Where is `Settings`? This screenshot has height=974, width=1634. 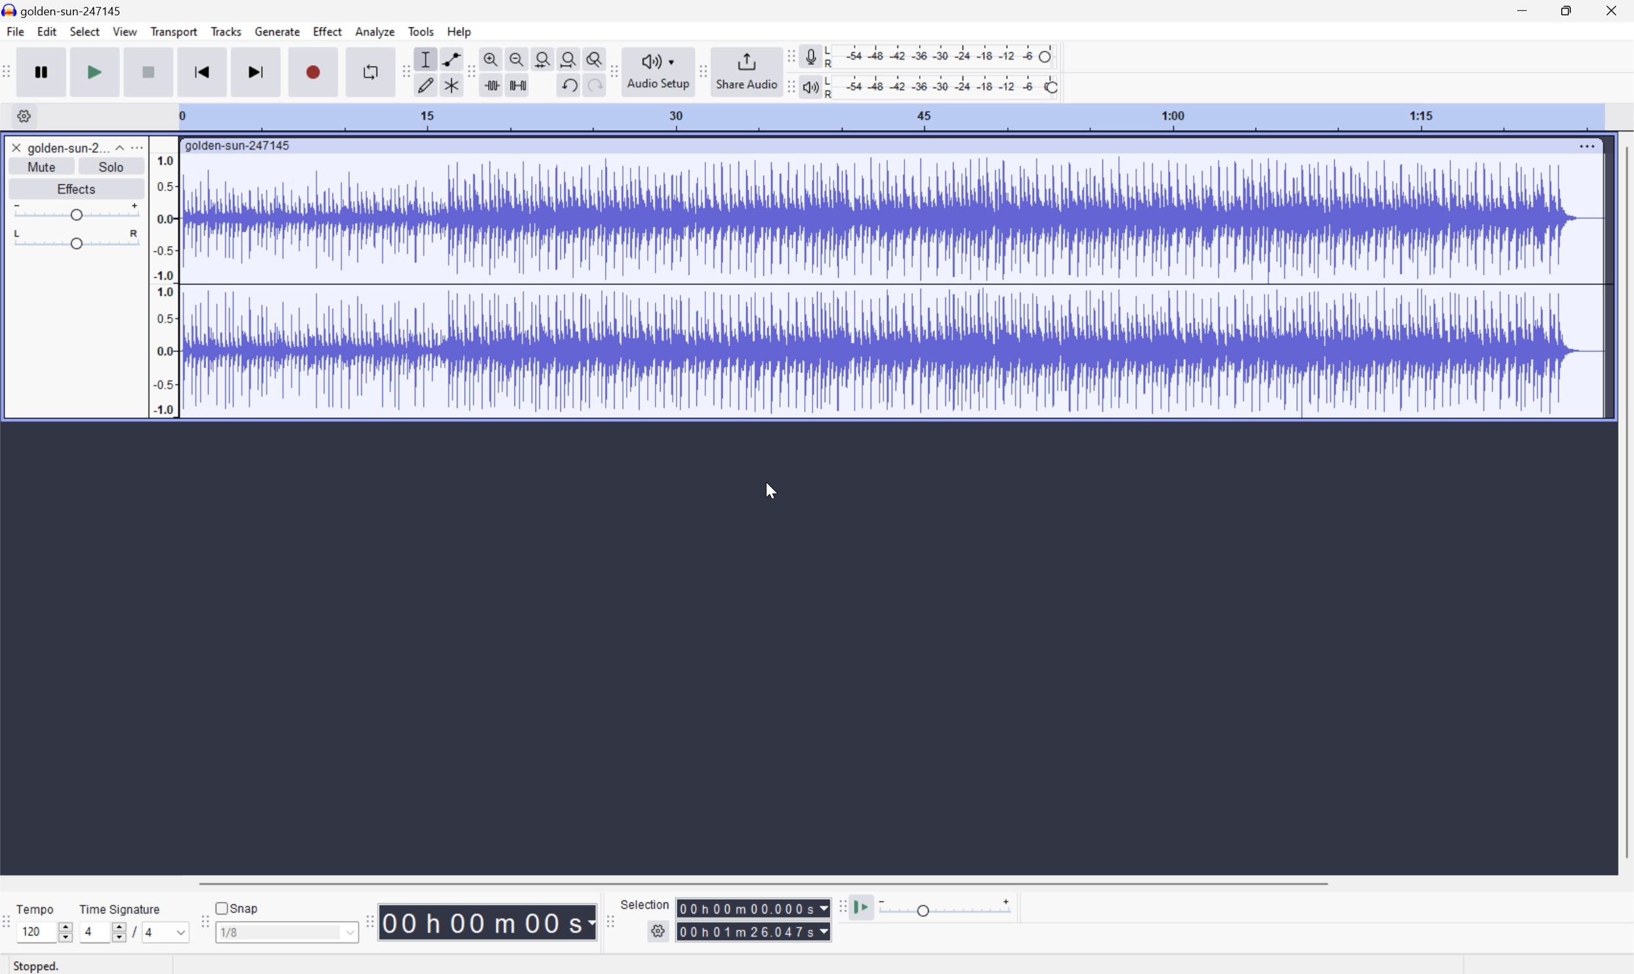 Settings is located at coordinates (27, 116).